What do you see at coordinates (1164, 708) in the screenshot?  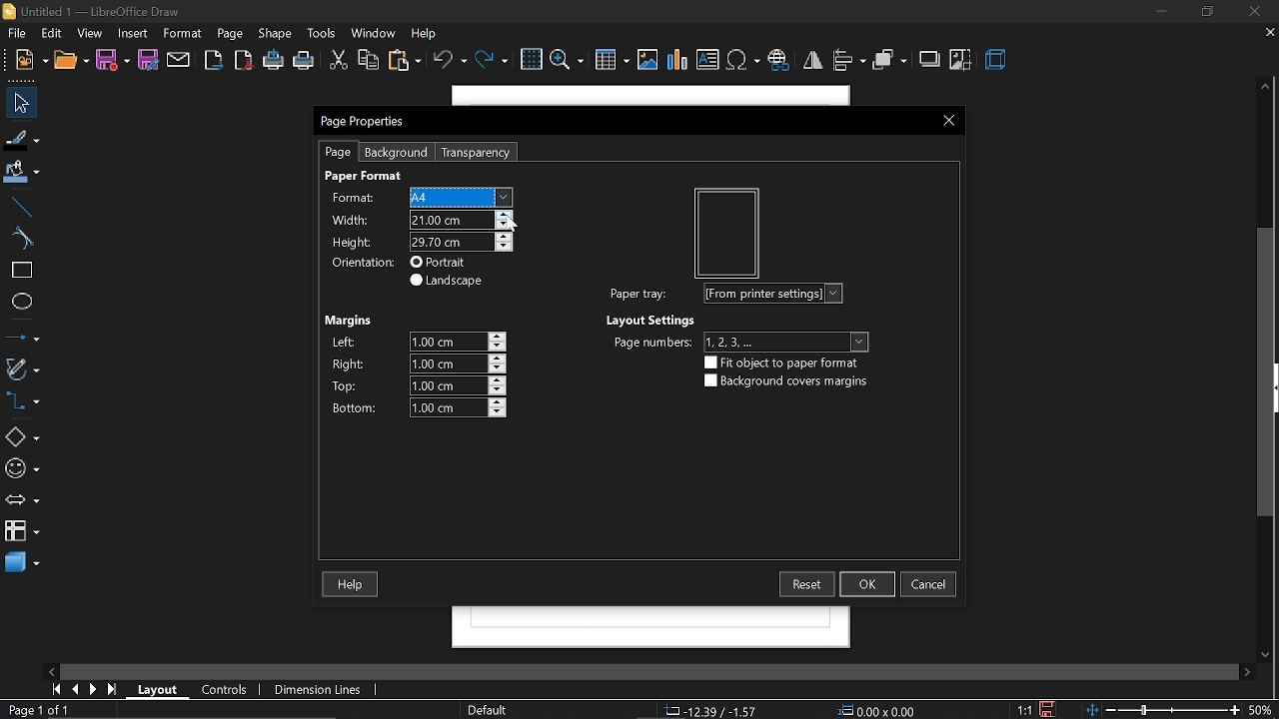 I see `change zoom` at bounding box center [1164, 708].